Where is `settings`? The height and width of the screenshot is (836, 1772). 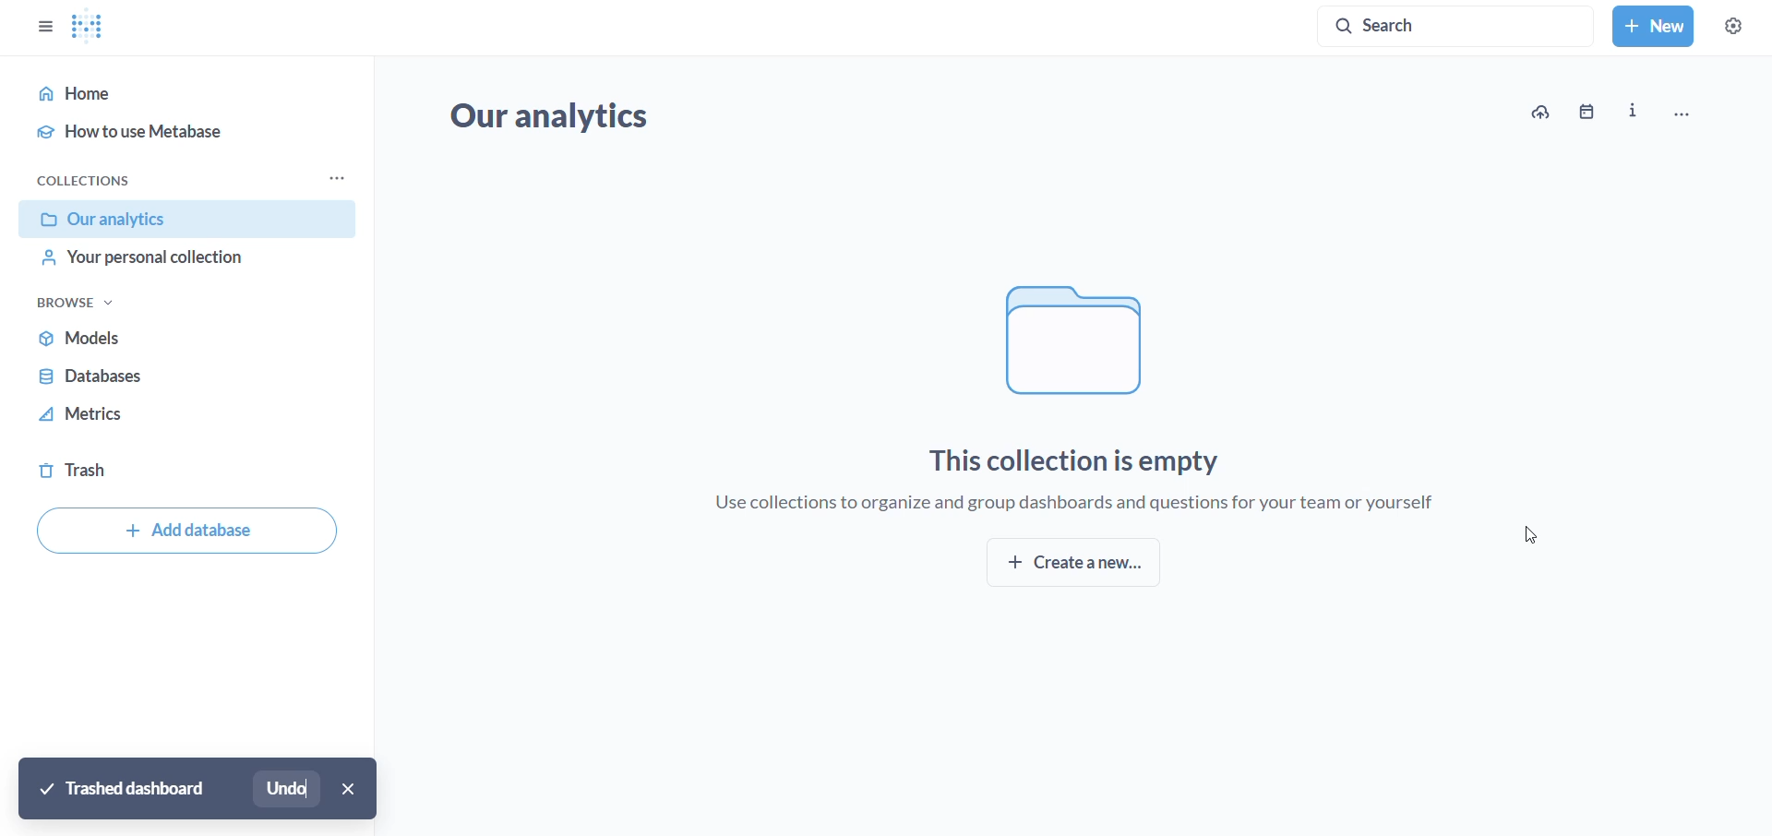 settings is located at coordinates (1731, 26).